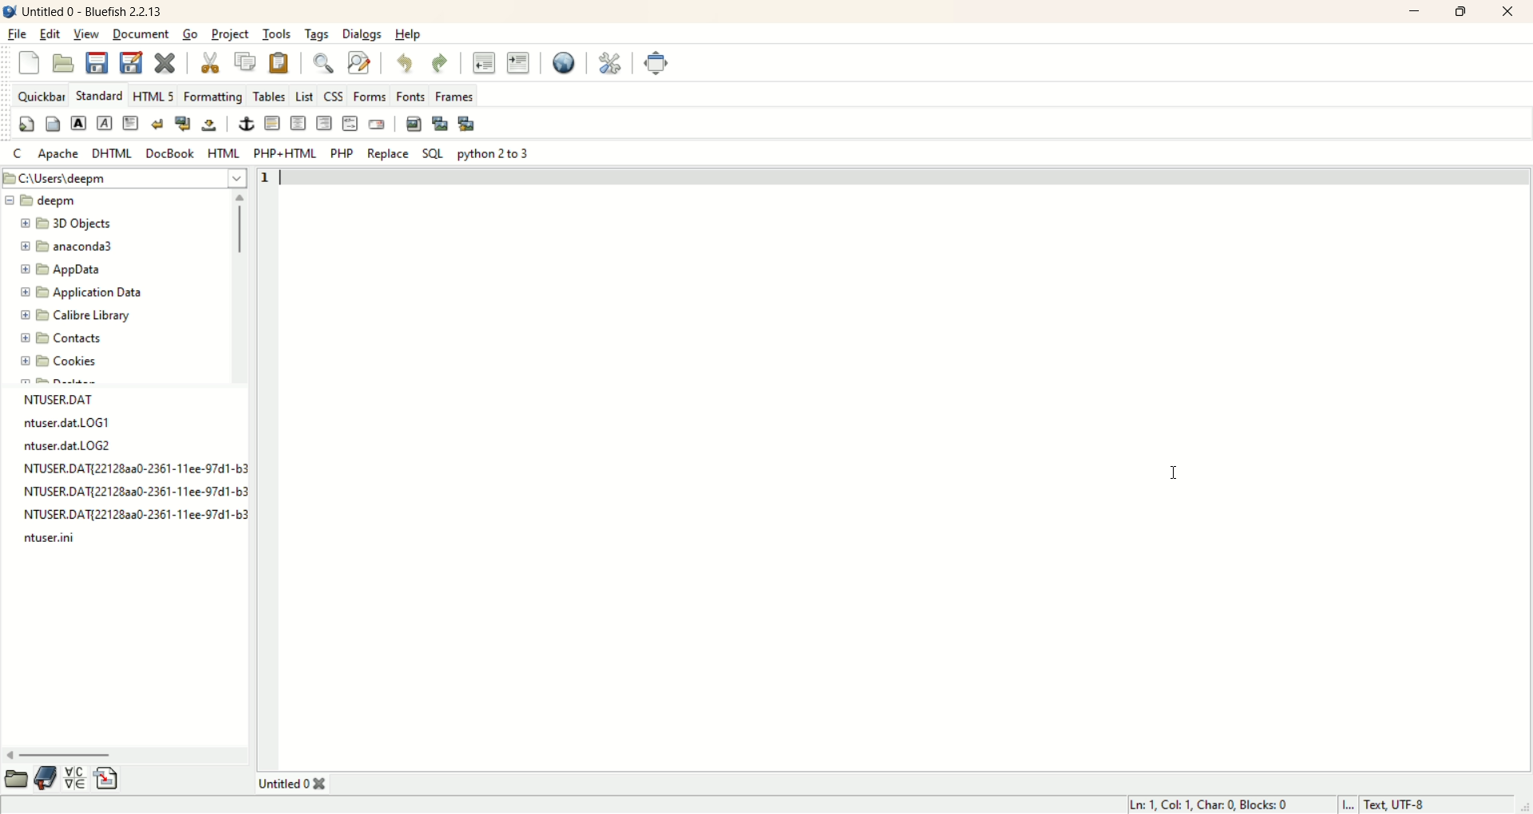  I want to click on horizontal rule, so click(273, 124).